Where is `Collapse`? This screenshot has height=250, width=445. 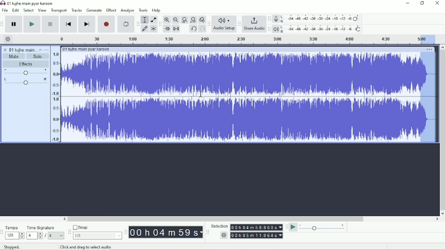 Collapse is located at coordinates (41, 50).